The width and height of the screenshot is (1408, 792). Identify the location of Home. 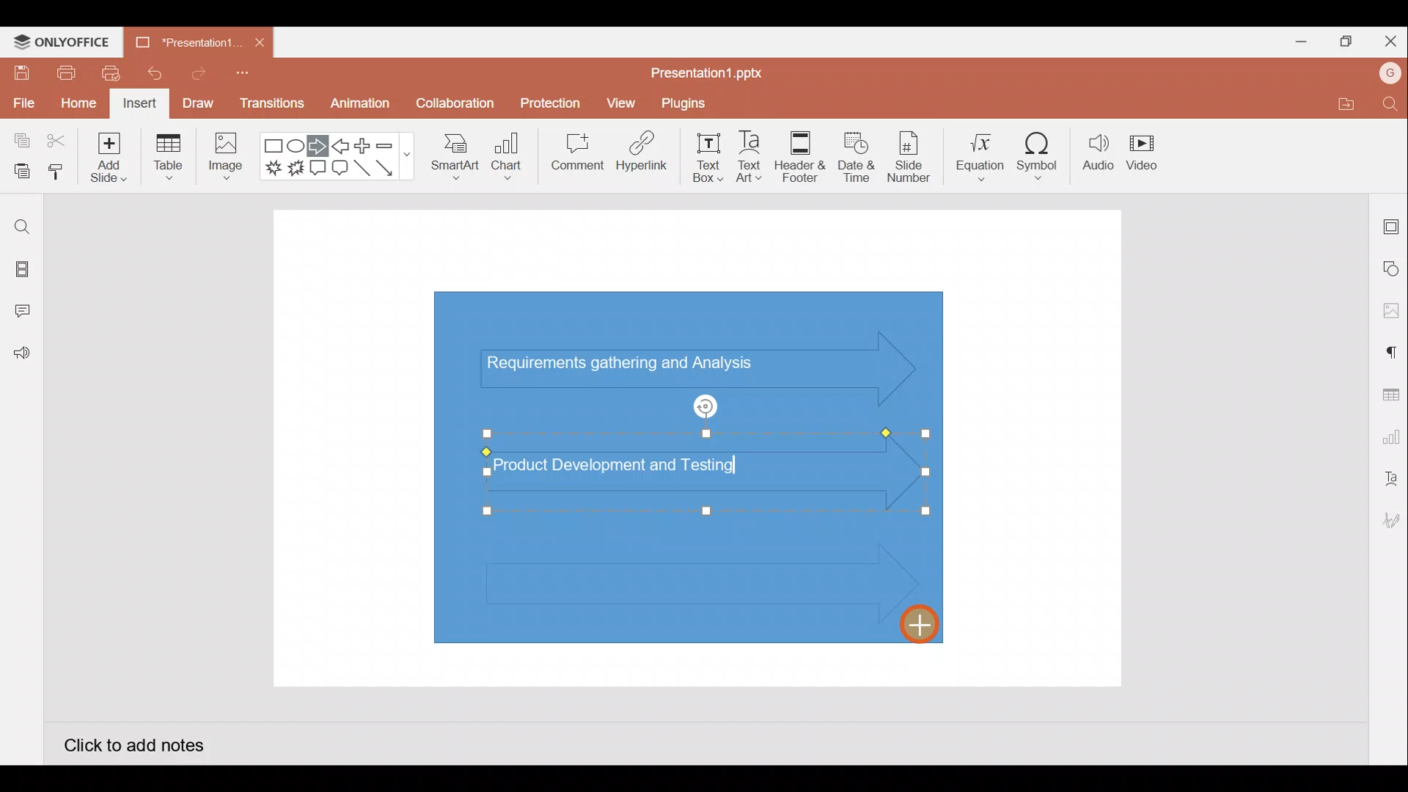
(78, 105).